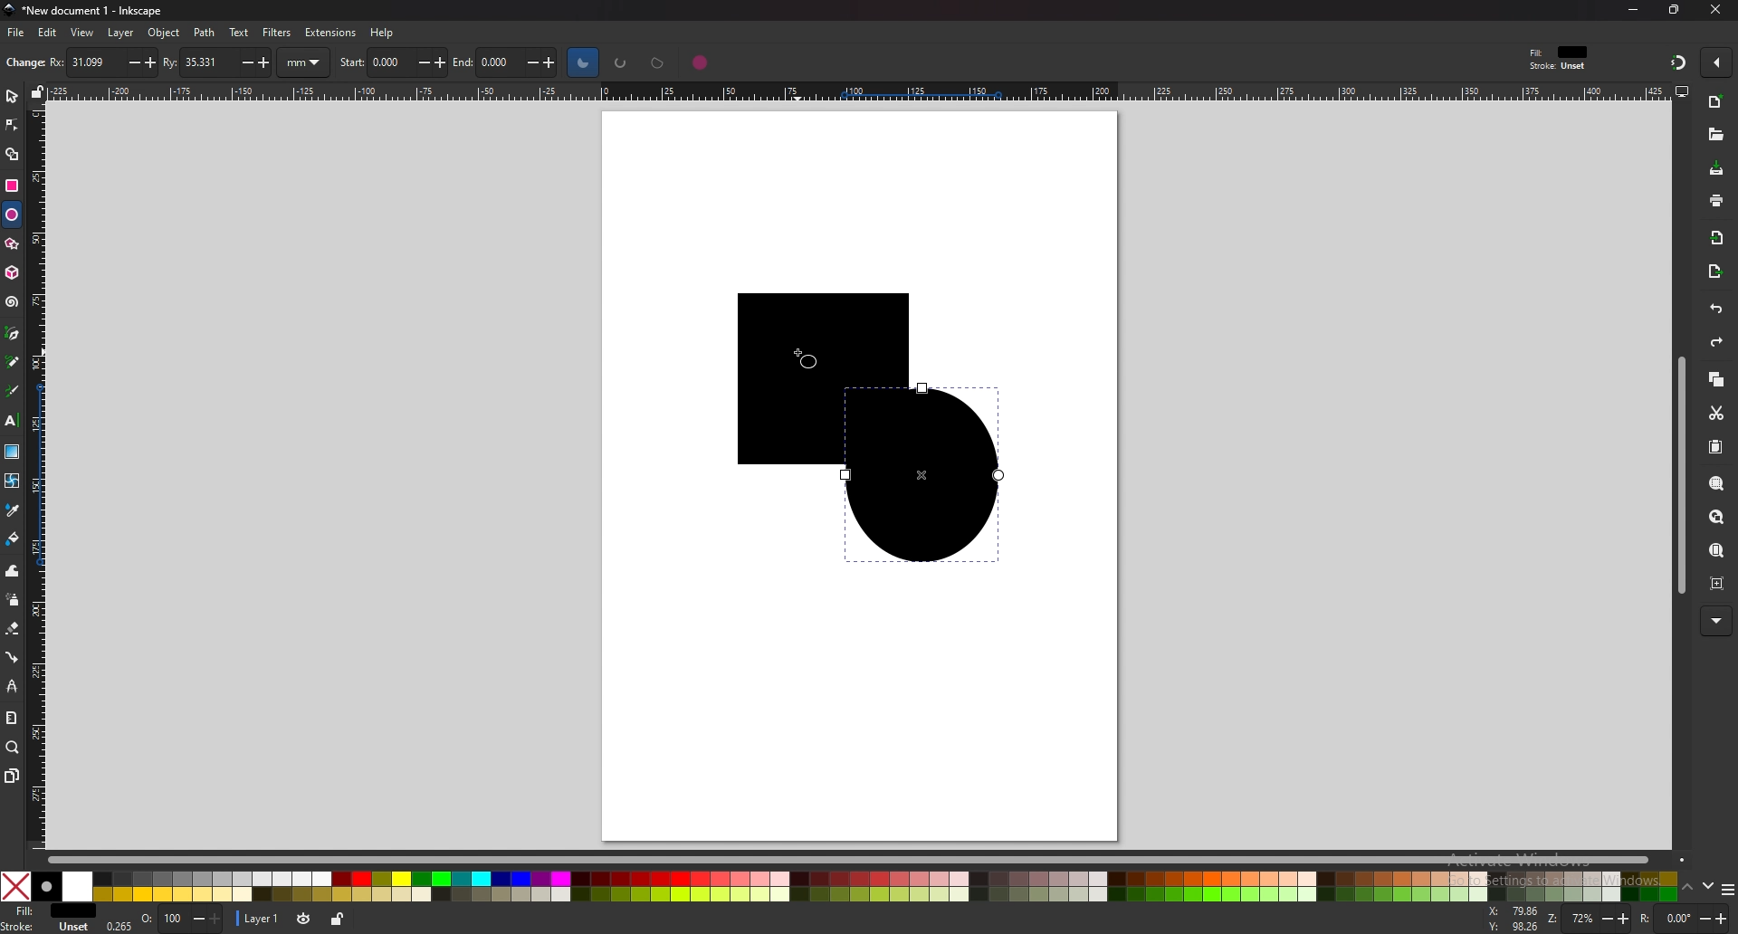  What do you see at coordinates (48, 911) in the screenshot?
I see `fill` at bounding box center [48, 911].